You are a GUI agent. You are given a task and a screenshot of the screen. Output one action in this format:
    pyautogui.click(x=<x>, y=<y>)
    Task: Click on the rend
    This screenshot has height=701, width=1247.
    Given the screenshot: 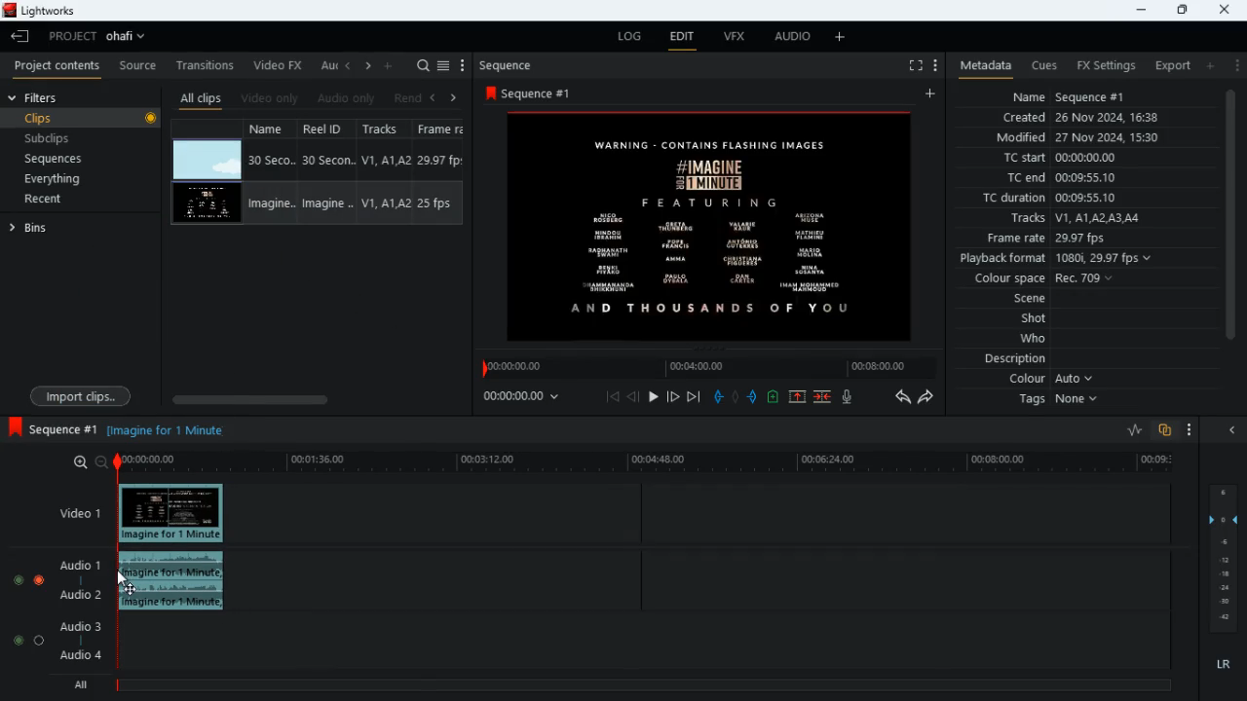 What is the action you would take?
    pyautogui.click(x=407, y=99)
    